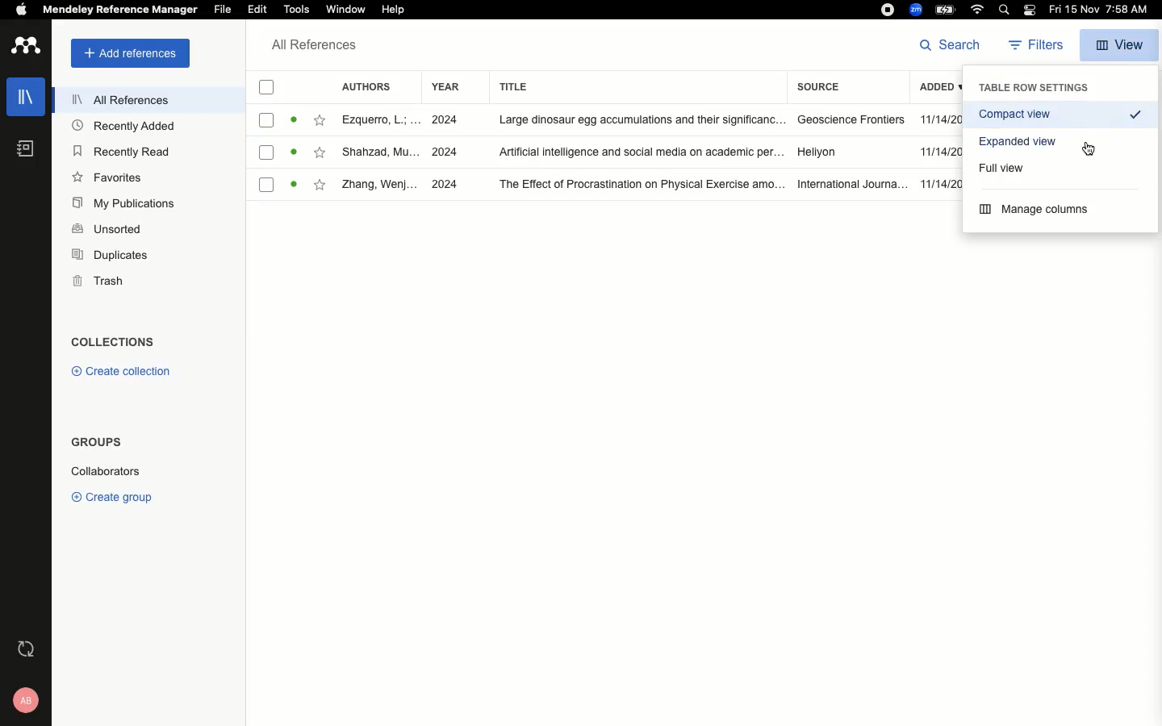  I want to click on 11/14/2024, so click(939, 120).